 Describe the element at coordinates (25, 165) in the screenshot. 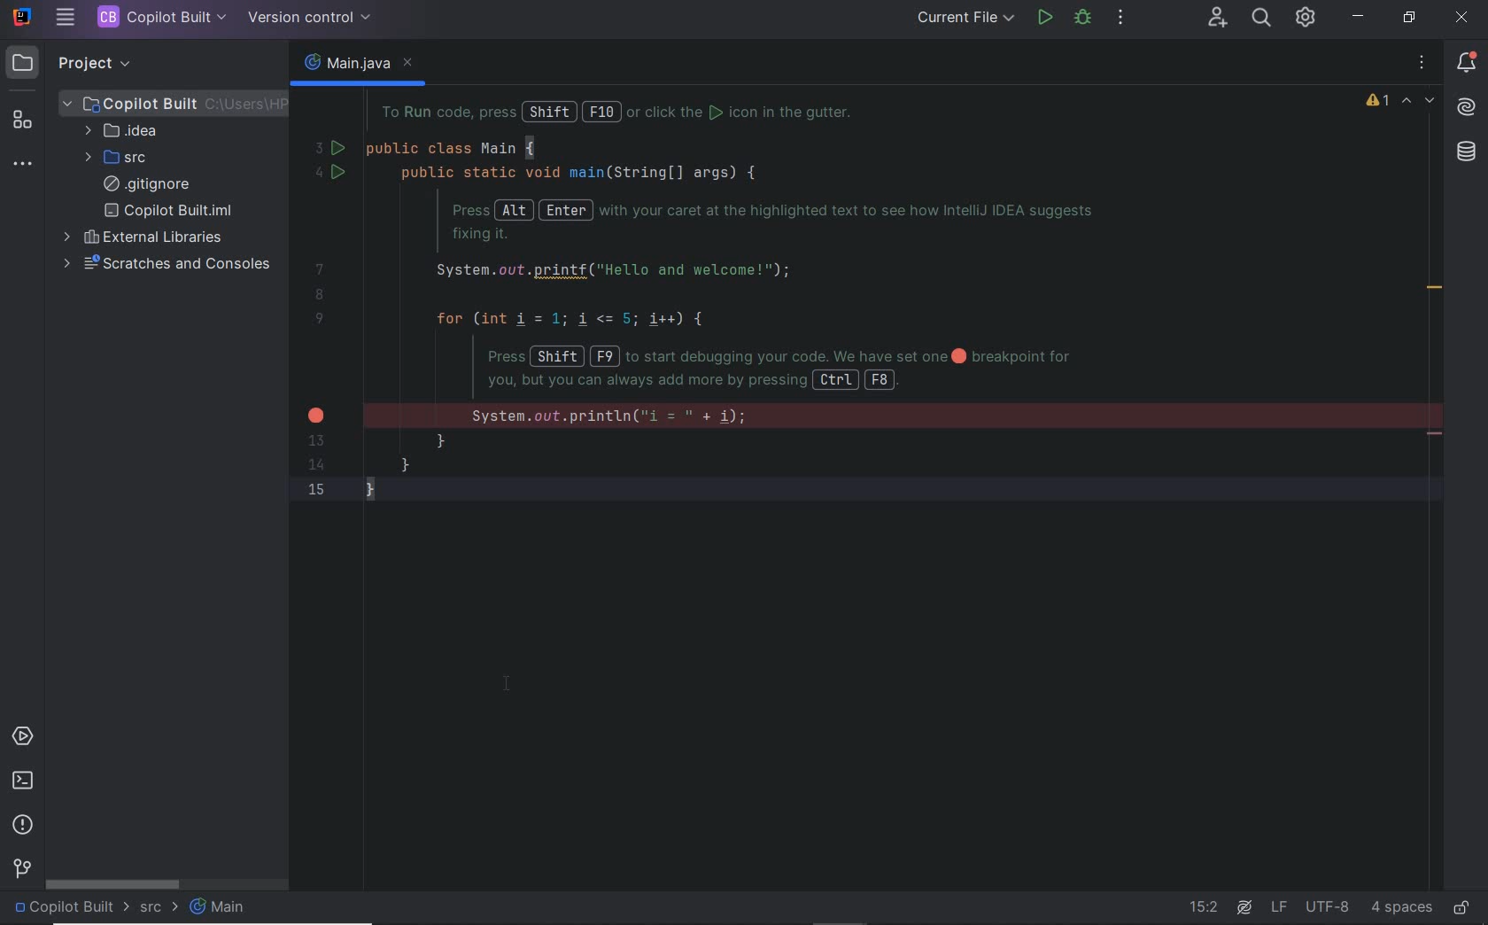

I see `more tool windows` at that location.